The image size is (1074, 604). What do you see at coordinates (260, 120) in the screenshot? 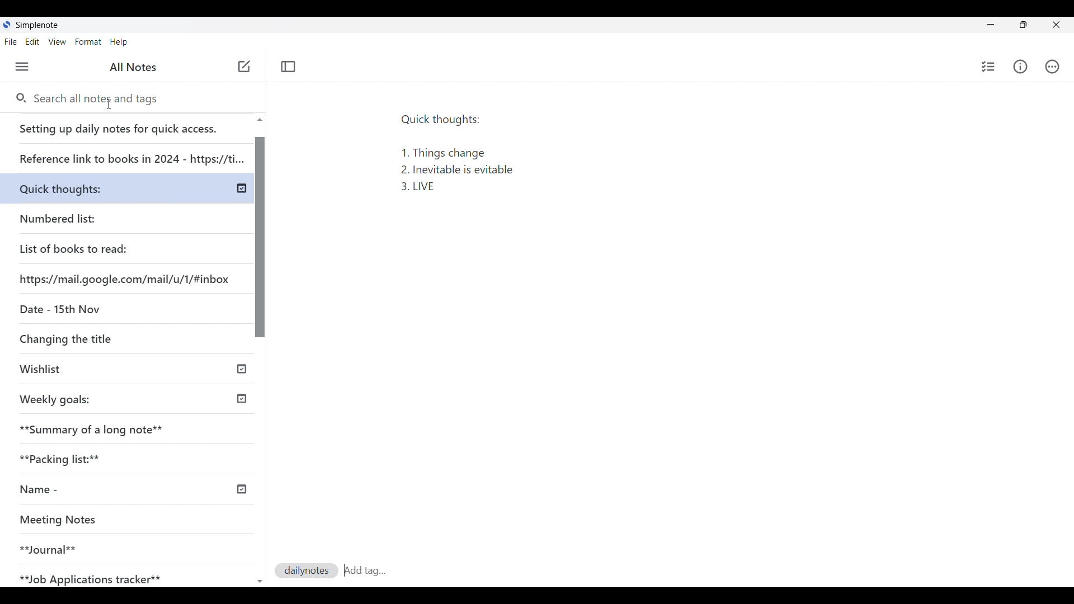
I see `Quick slide to top` at bounding box center [260, 120].